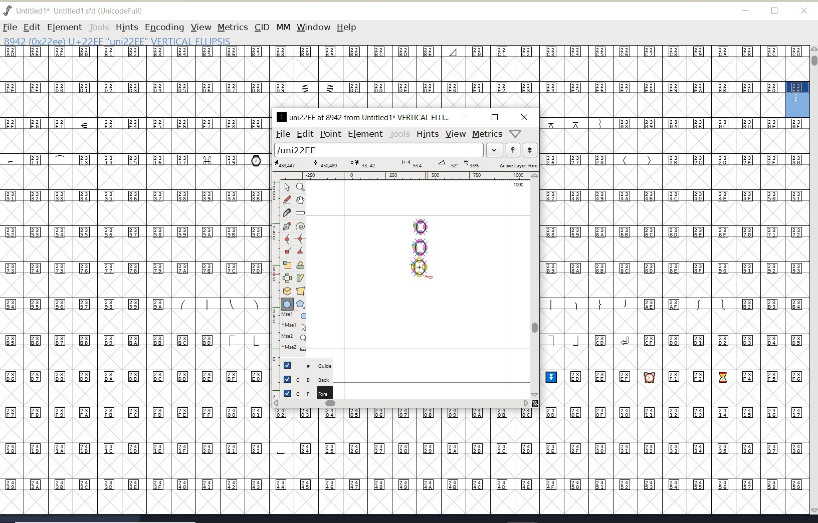  I want to click on close, so click(525, 117).